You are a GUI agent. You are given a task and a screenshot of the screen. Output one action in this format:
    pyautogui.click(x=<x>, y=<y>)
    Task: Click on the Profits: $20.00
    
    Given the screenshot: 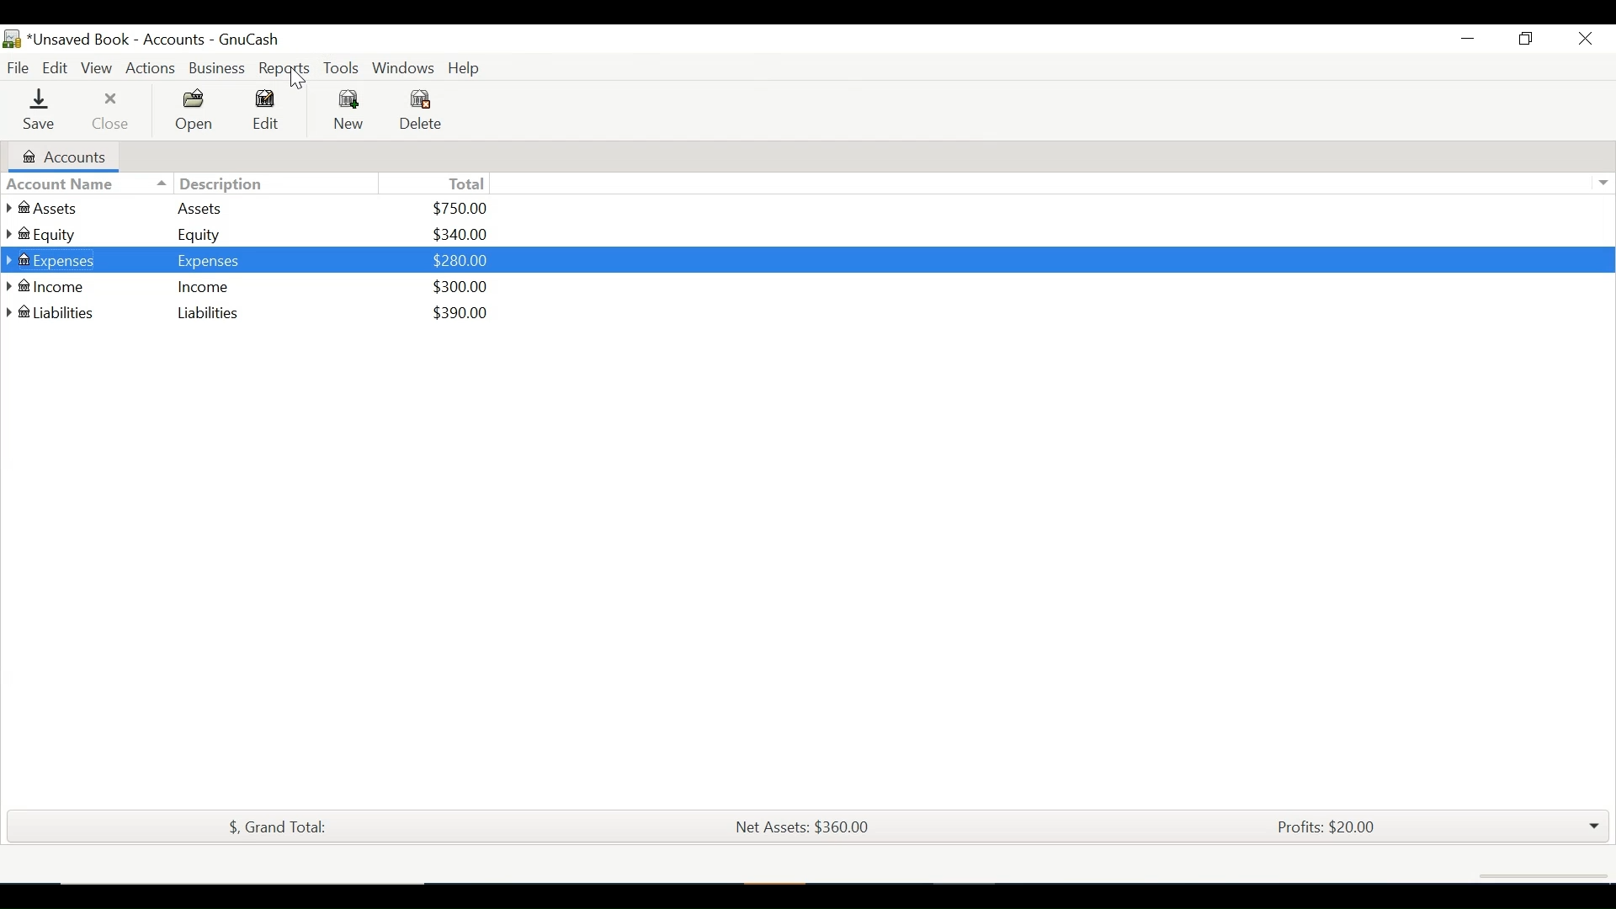 What is the action you would take?
    pyautogui.click(x=1328, y=826)
    